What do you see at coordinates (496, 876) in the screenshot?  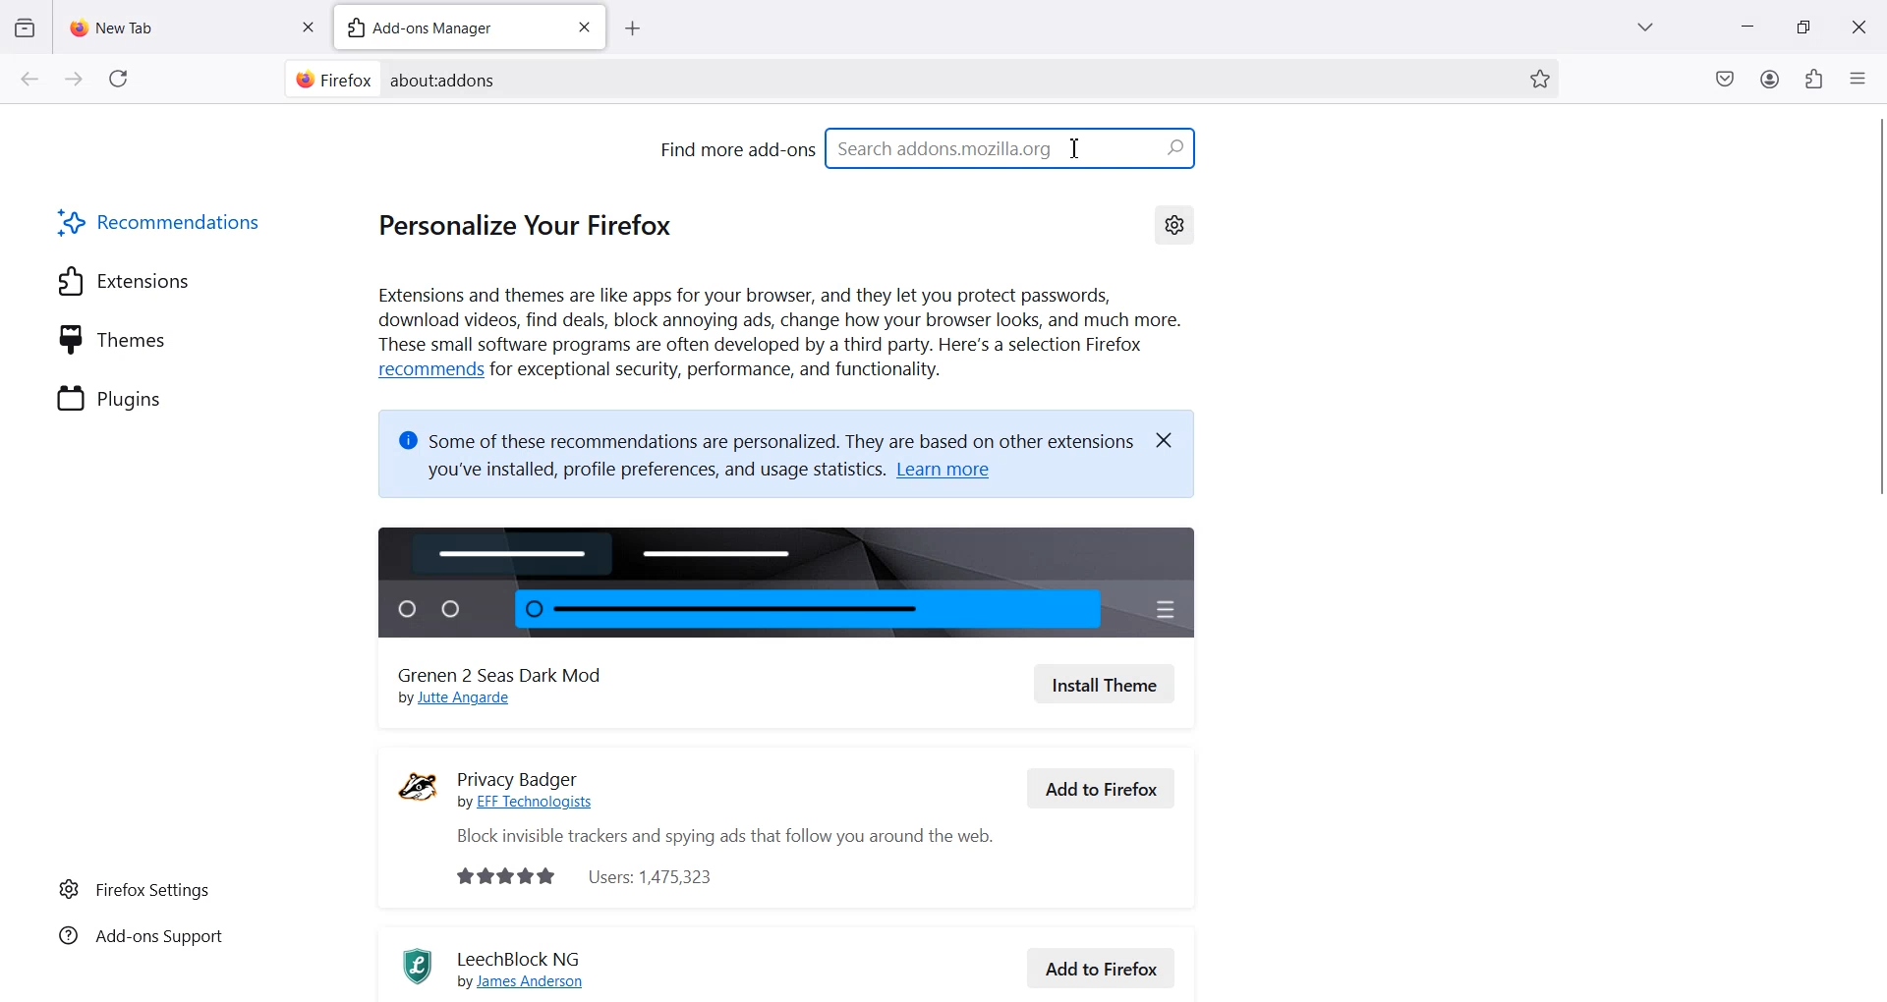 I see `rating` at bounding box center [496, 876].